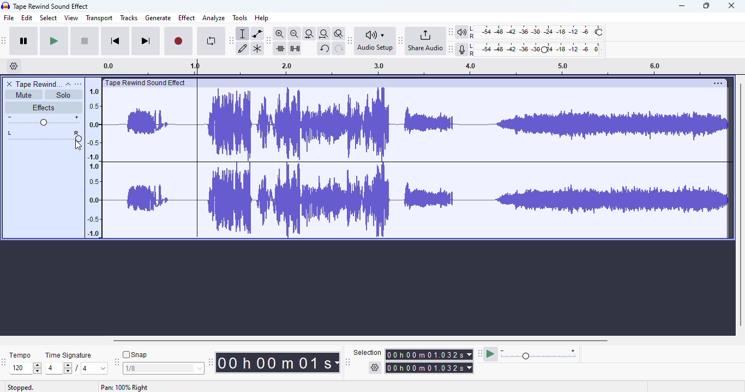 This screenshot has height=392, width=745. Describe the element at coordinates (339, 34) in the screenshot. I see `zoom toggle shift` at that location.